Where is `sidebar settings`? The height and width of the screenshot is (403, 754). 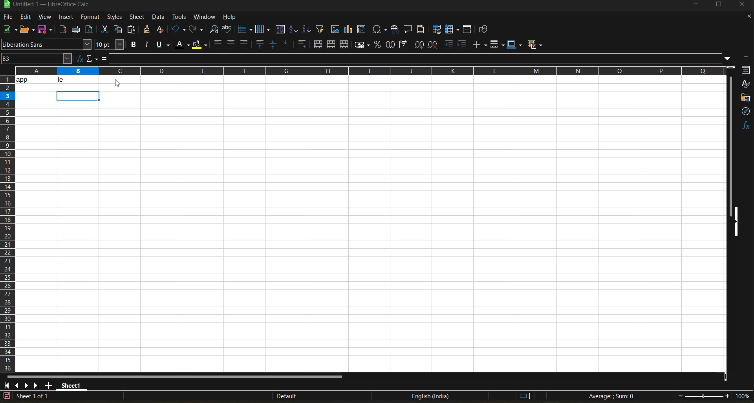 sidebar settings is located at coordinates (745, 58).